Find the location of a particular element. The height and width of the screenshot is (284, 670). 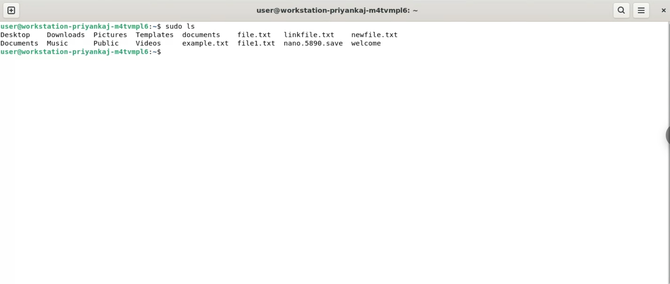

welcome is located at coordinates (367, 43).